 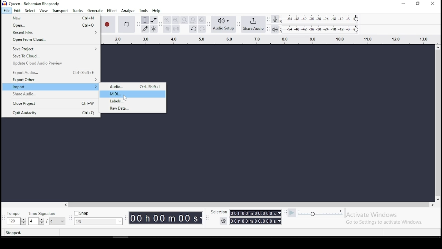 What do you see at coordinates (320, 29) in the screenshot?
I see `playback level` at bounding box center [320, 29].